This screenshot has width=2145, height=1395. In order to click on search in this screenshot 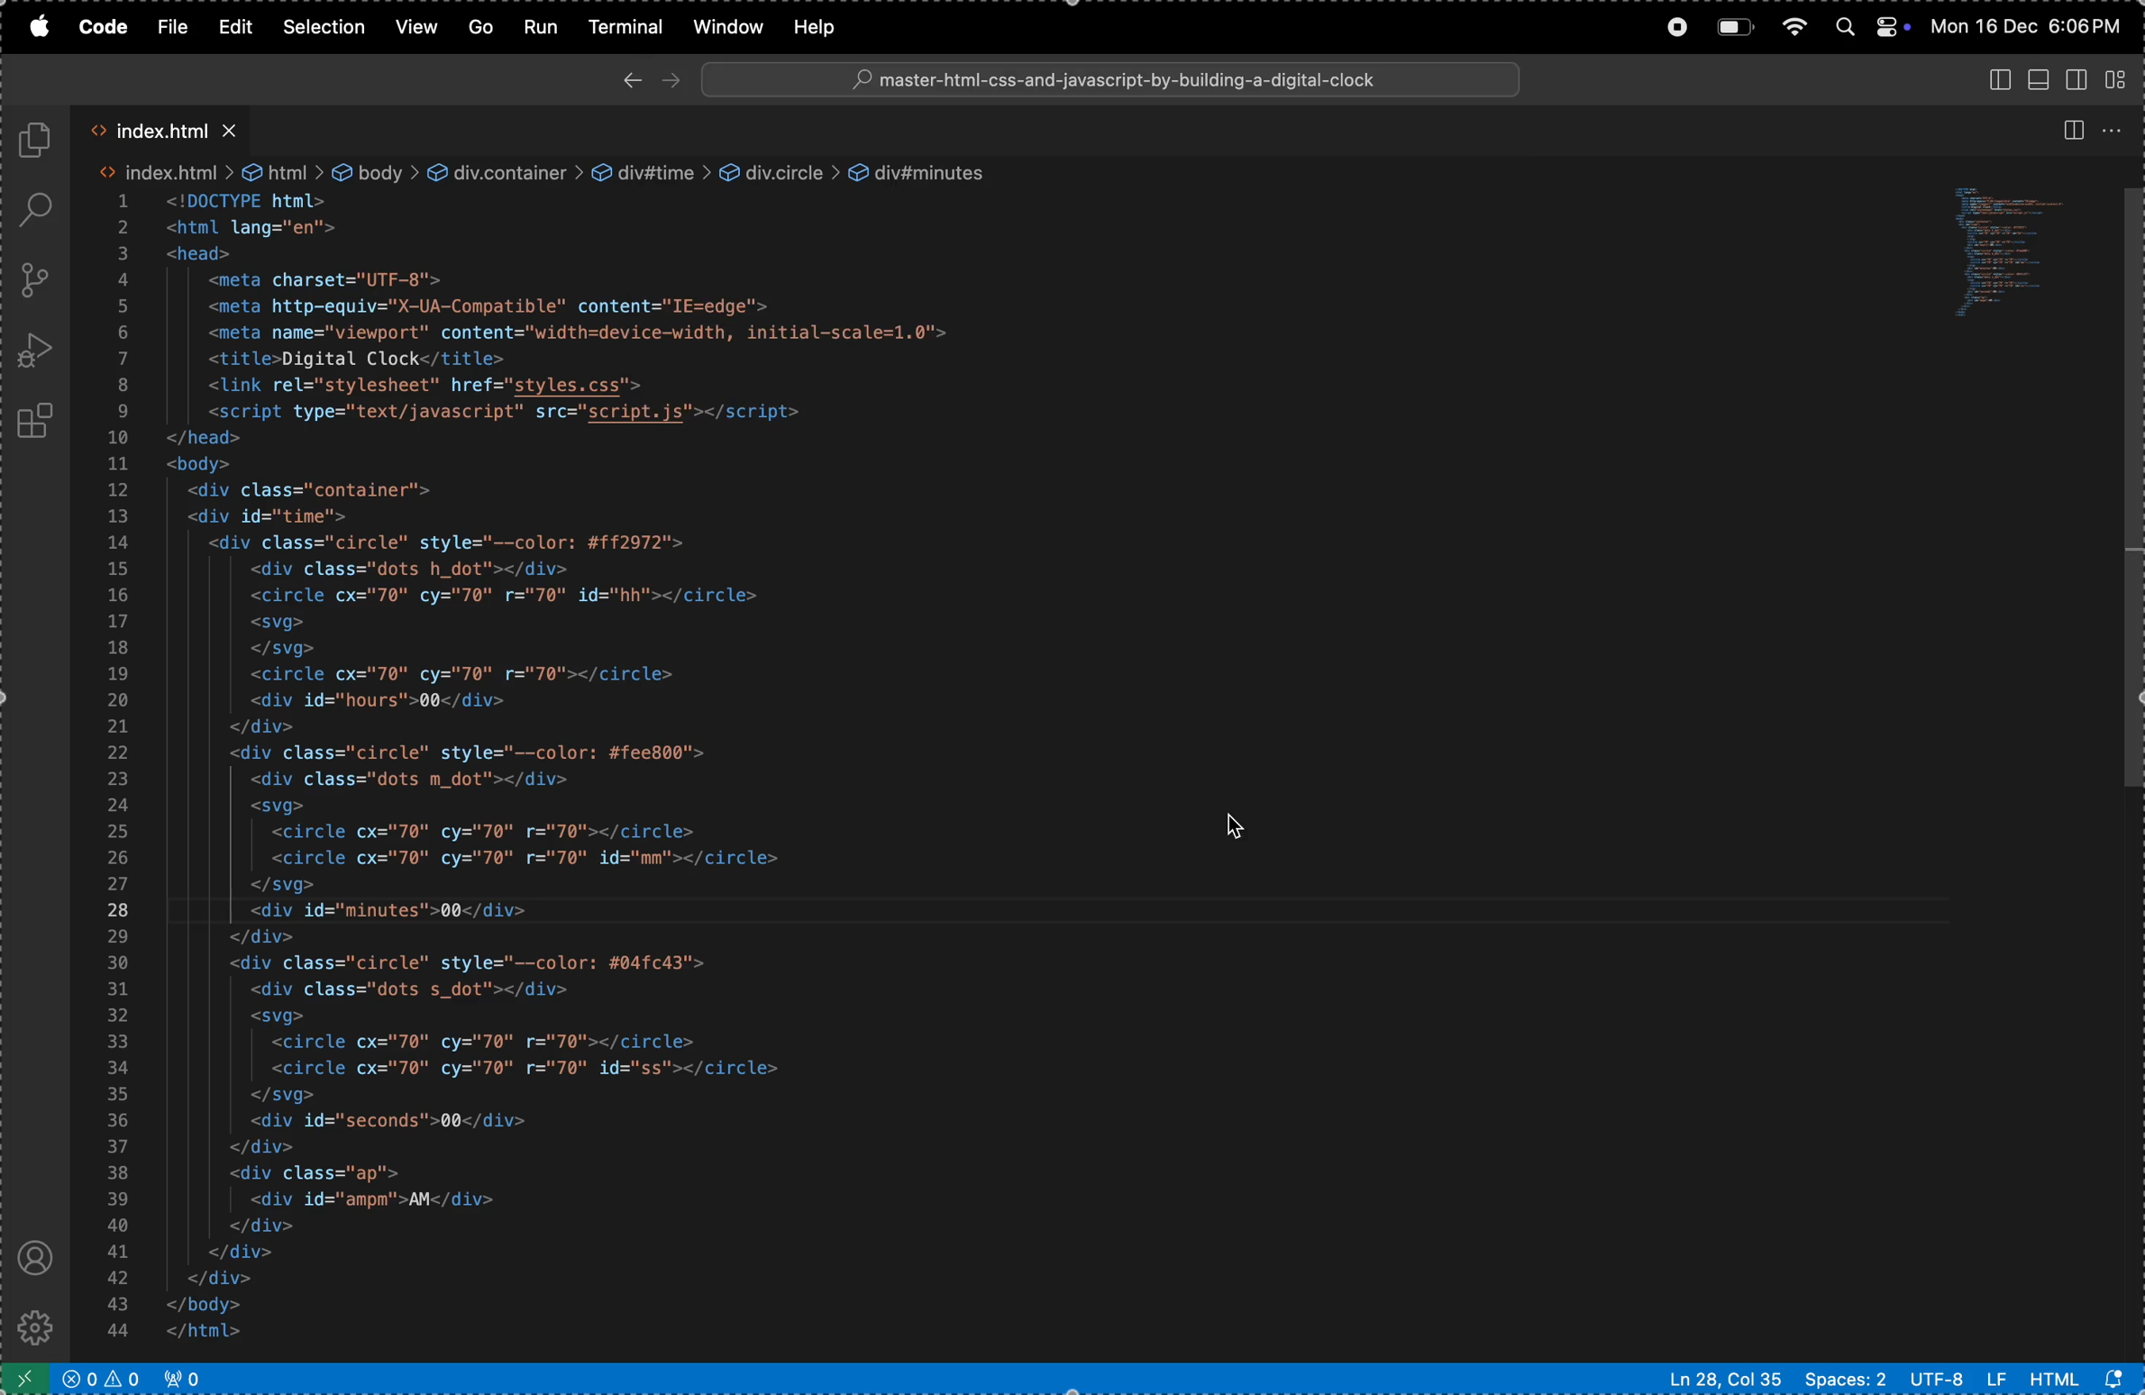, I will do `click(42, 210)`.